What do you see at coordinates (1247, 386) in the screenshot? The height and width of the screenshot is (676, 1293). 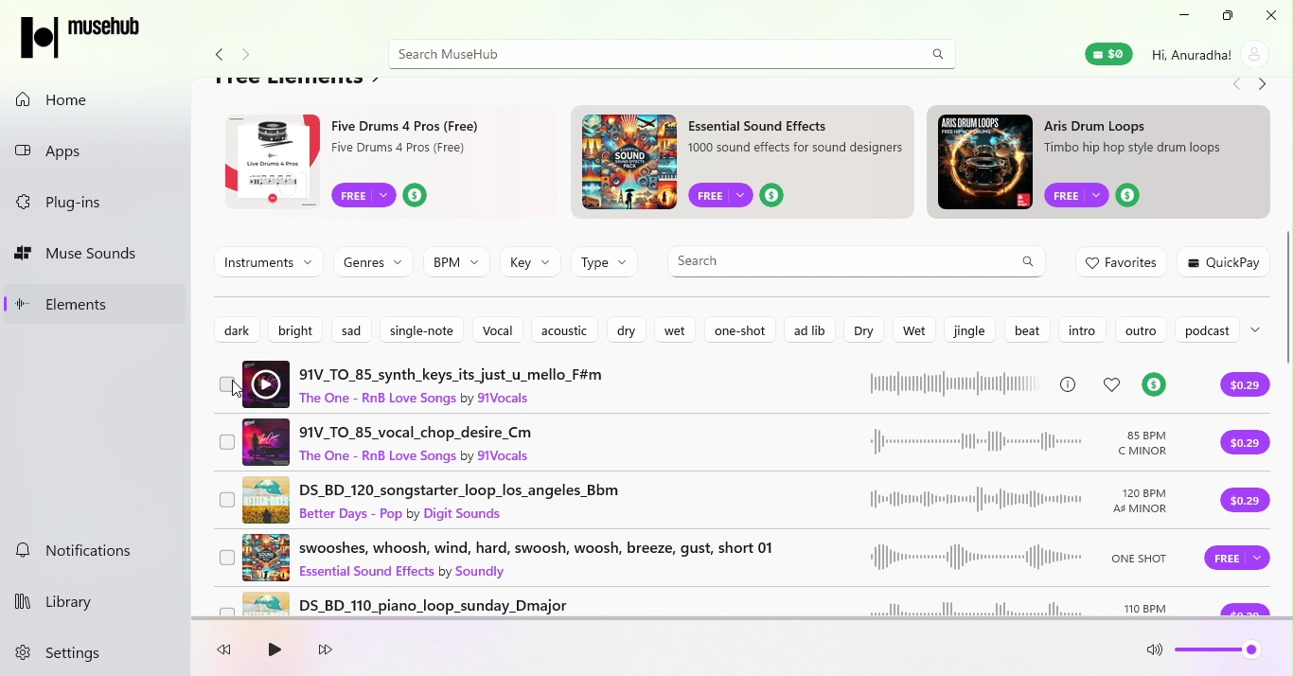 I see `Purchase` at bounding box center [1247, 386].